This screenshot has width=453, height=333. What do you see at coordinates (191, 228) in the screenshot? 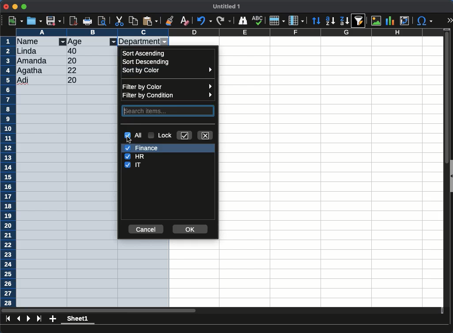
I see `ok` at bounding box center [191, 228].